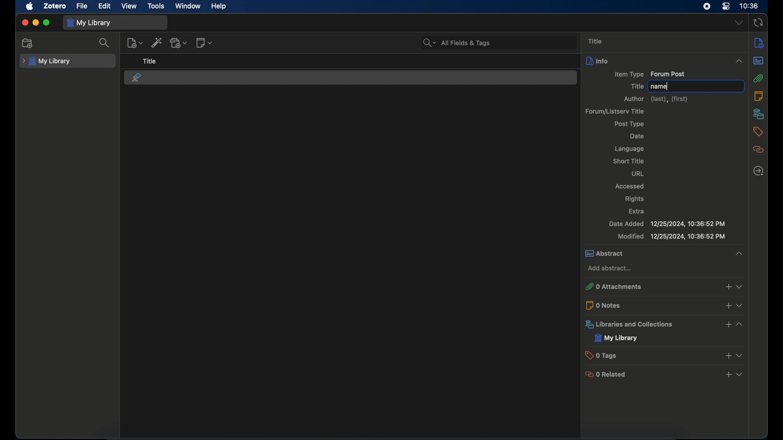  Describe the element at coordinates (671, 236) in the screenshot. I see `modified` at that location.